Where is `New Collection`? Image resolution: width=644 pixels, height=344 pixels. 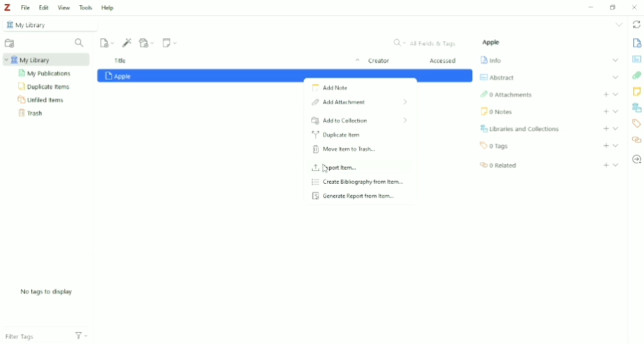
New Collection is located at coordinates (9, 43).